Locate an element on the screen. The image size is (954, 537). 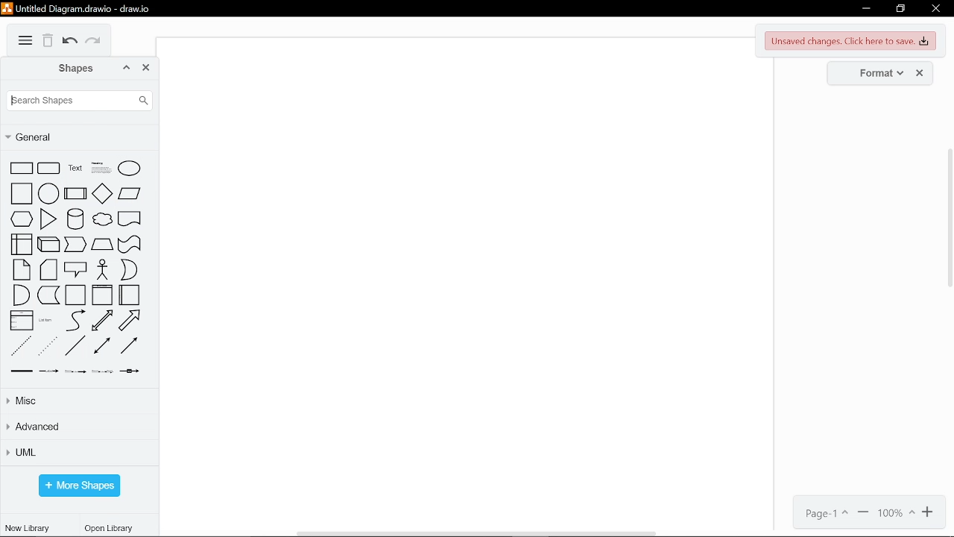
text is located at coordinates (74, 169).